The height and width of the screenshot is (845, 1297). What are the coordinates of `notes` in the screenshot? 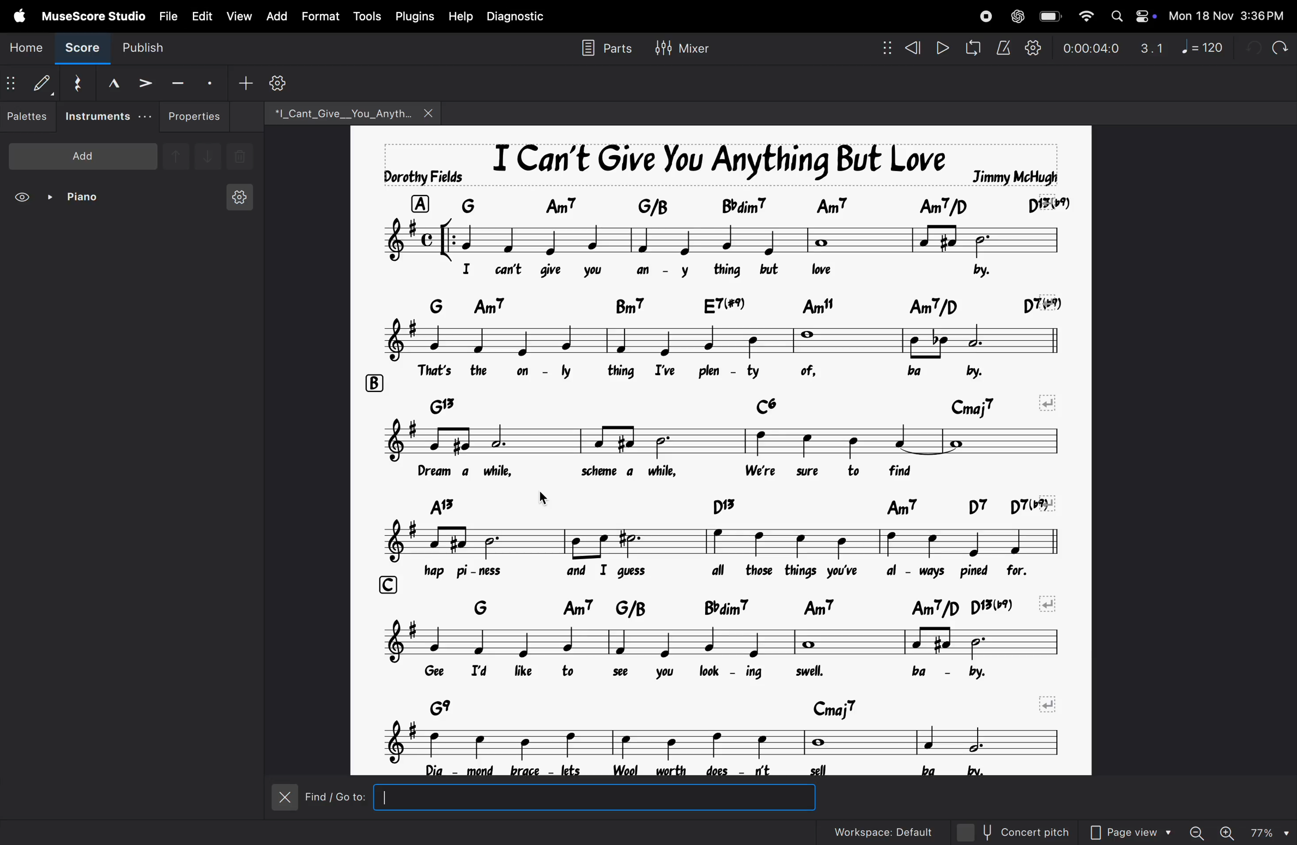 It's located at (731, 643).